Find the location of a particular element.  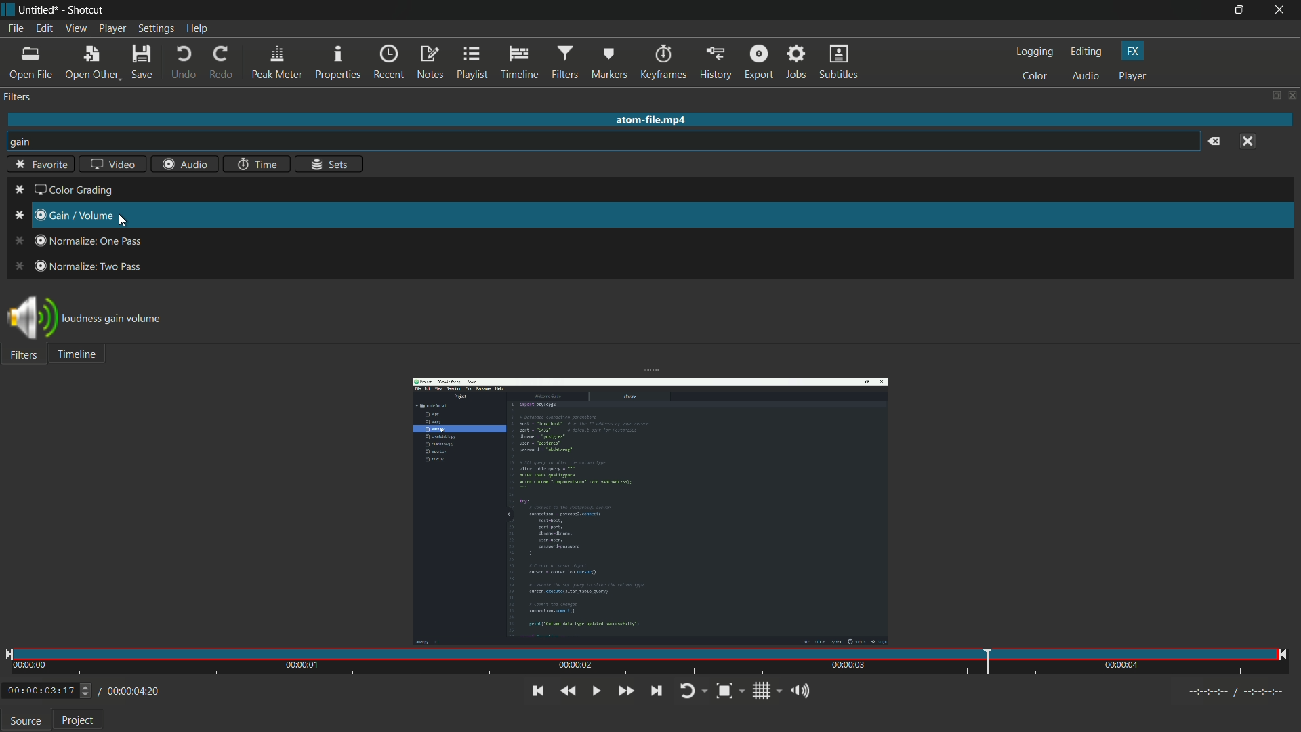

show volume control is located at coordinates (804, 693).